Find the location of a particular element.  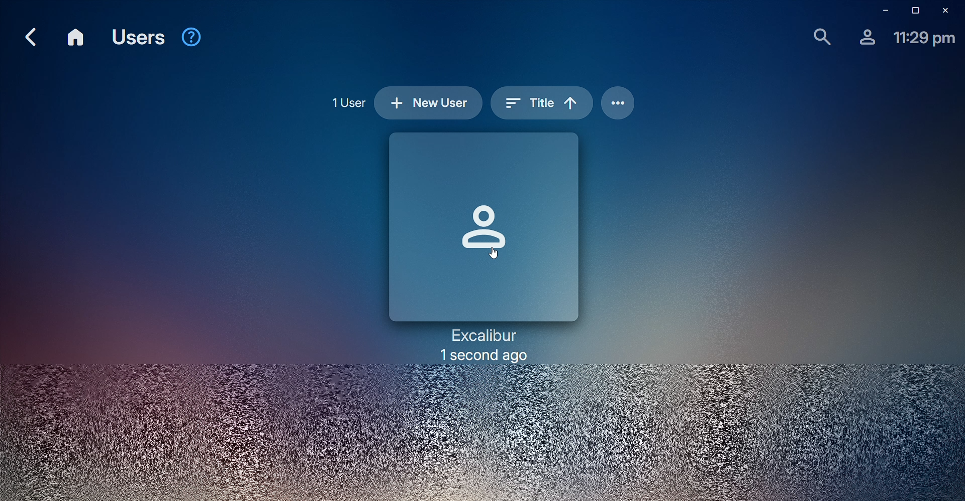

Users is located at coordinates (139, 40).